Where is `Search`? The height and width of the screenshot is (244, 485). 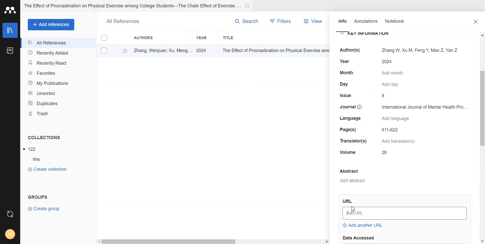 Search is located at coordinates (242, 21).